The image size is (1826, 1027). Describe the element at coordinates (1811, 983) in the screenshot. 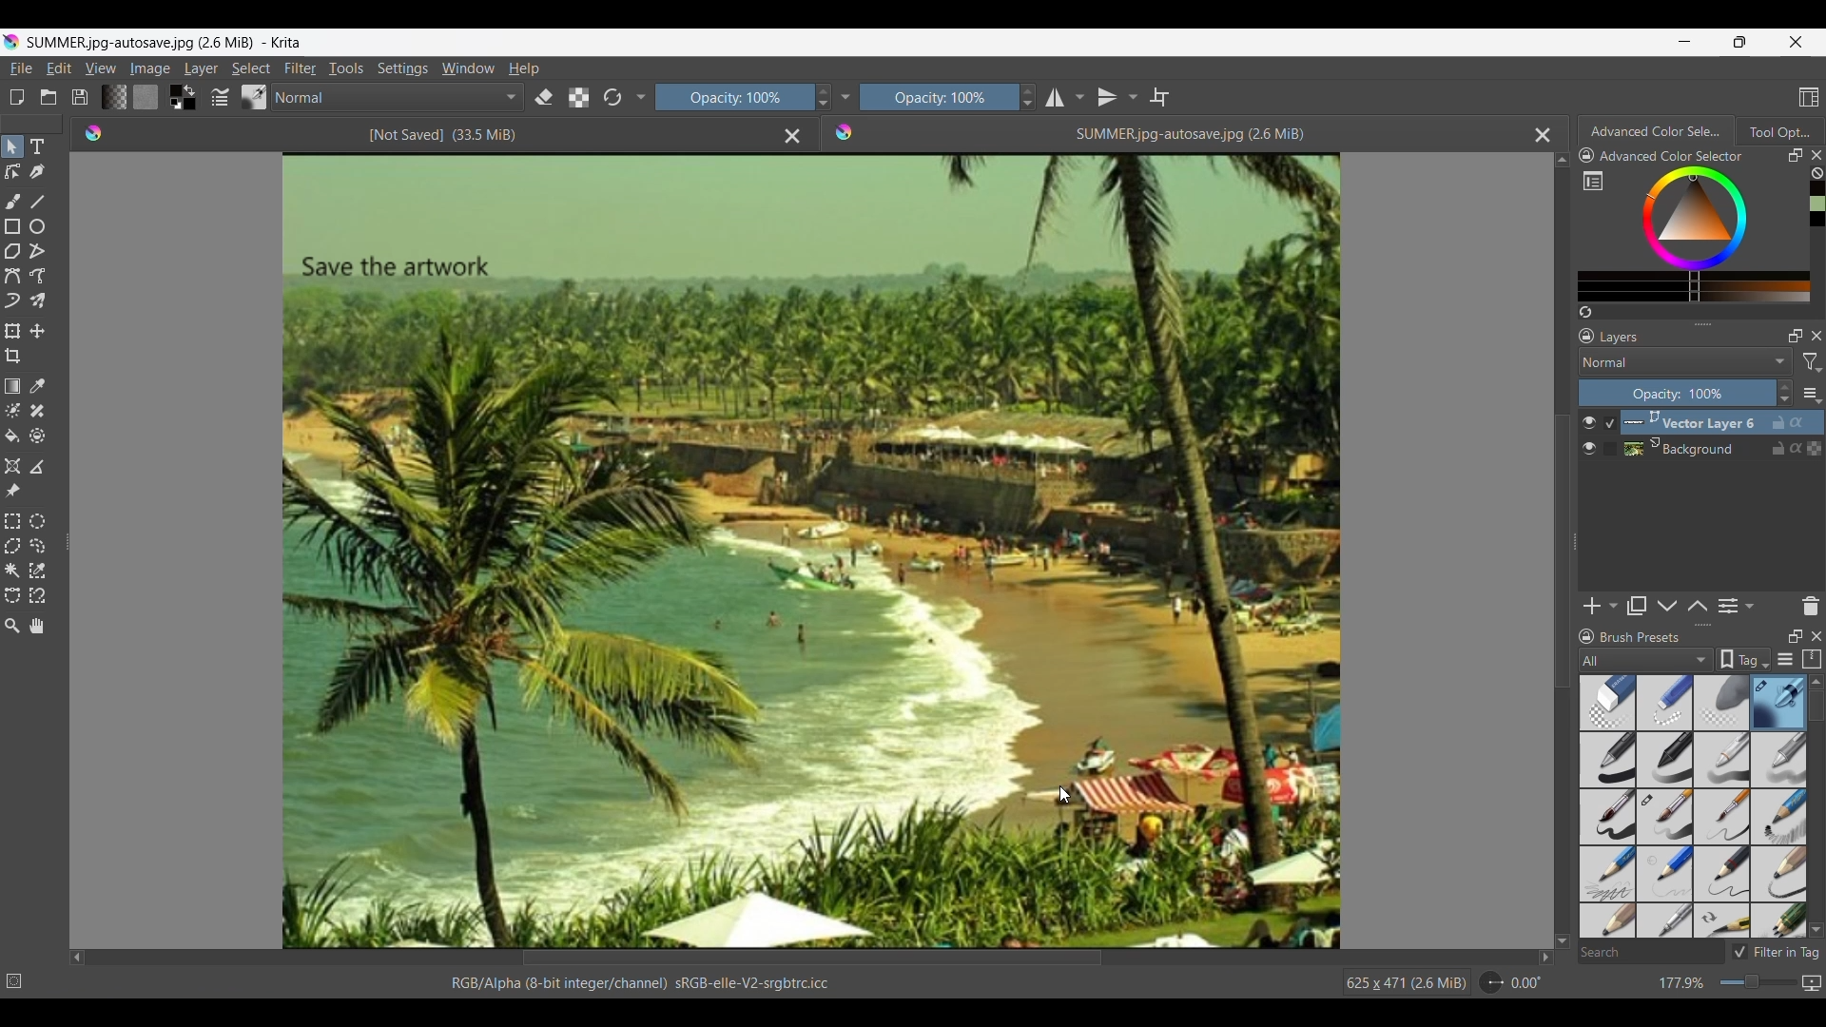

I see `Map displayed canvas between pixel and print size` at that location.